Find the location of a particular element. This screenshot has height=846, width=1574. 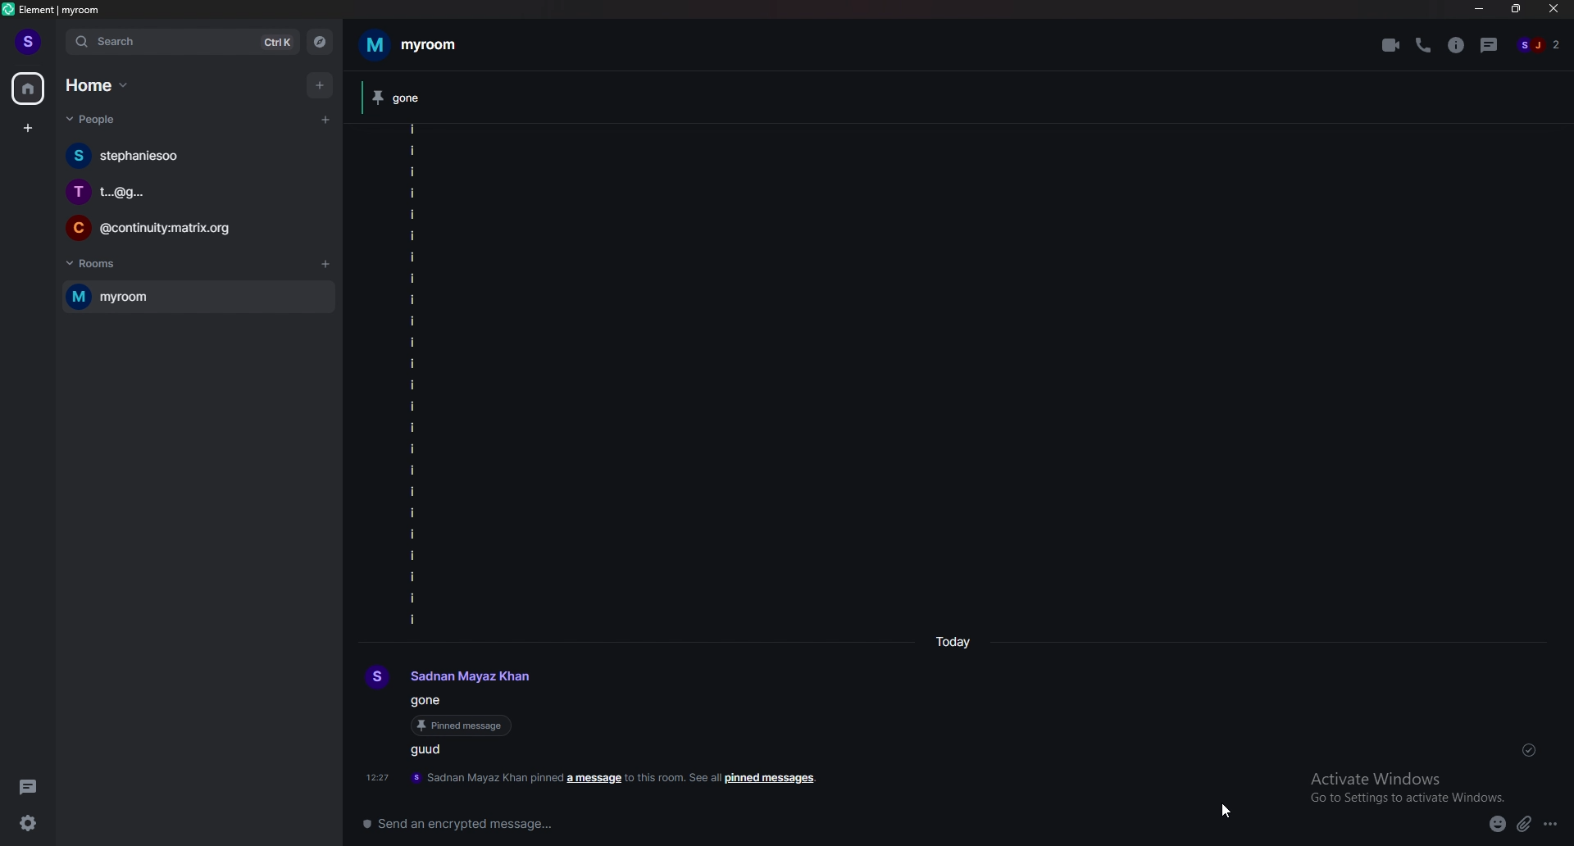

people is located at coordinates (1544, 43).